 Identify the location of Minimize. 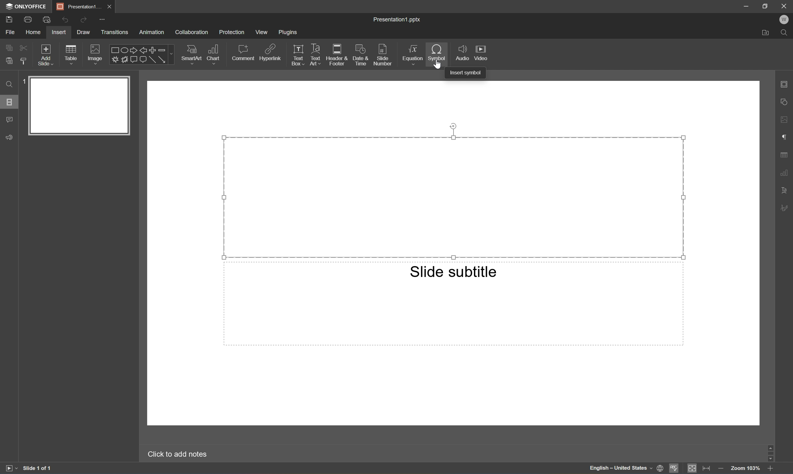
(745, 5).